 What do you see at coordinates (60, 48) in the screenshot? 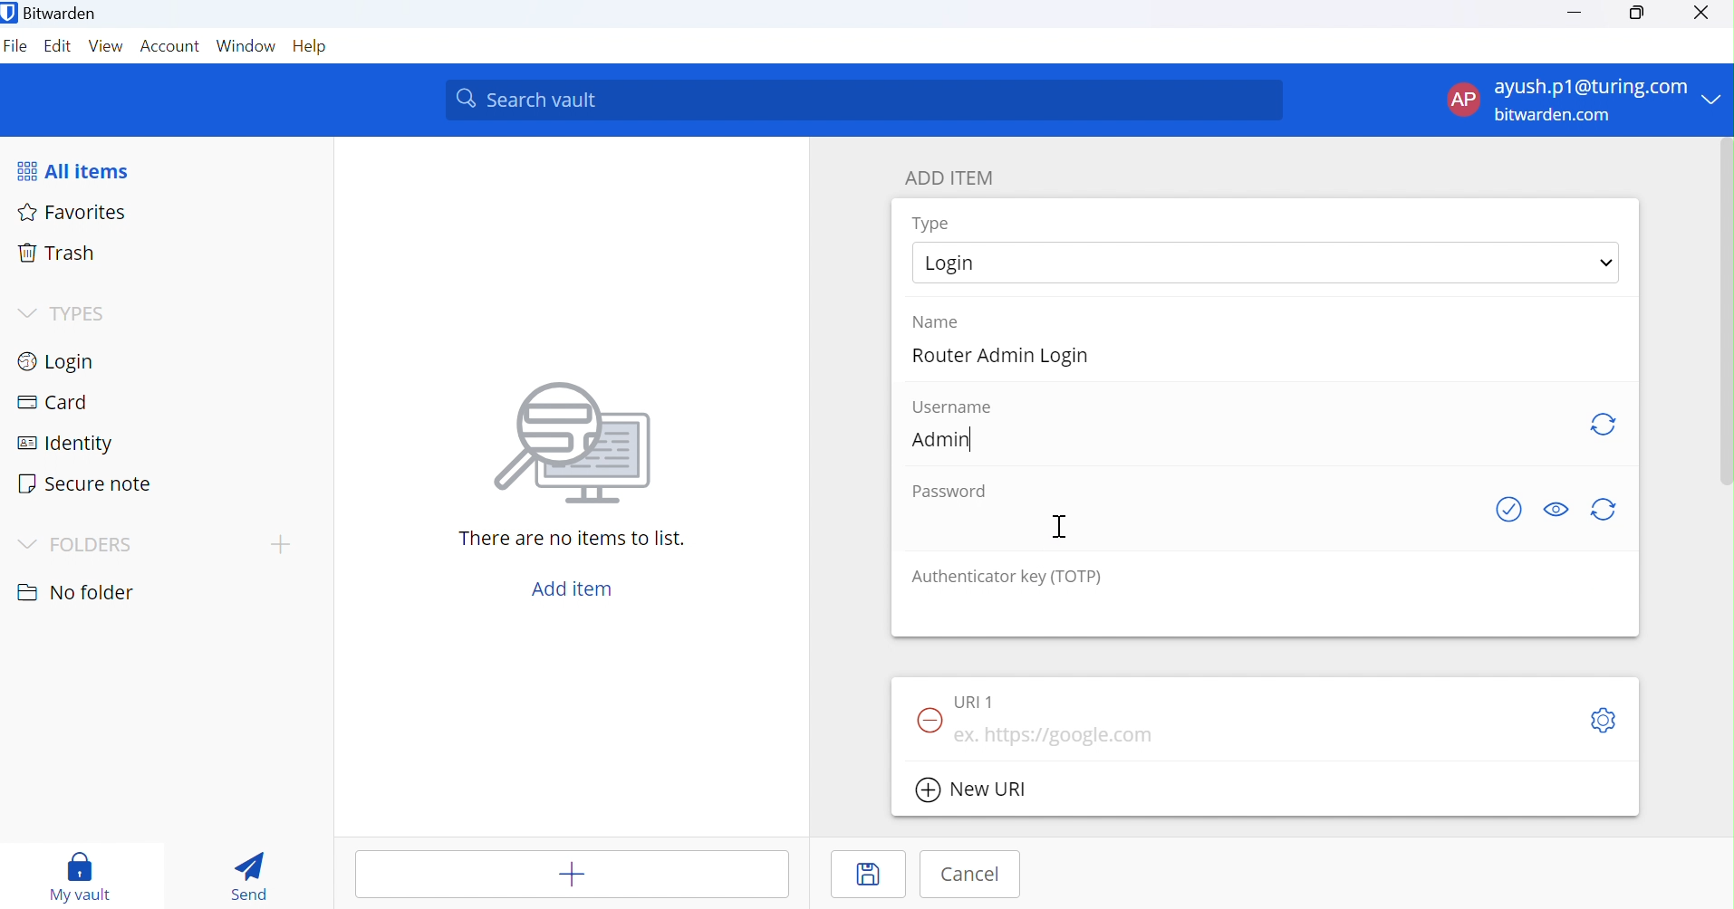
I see `Edit` at bounding box center [60, 48].